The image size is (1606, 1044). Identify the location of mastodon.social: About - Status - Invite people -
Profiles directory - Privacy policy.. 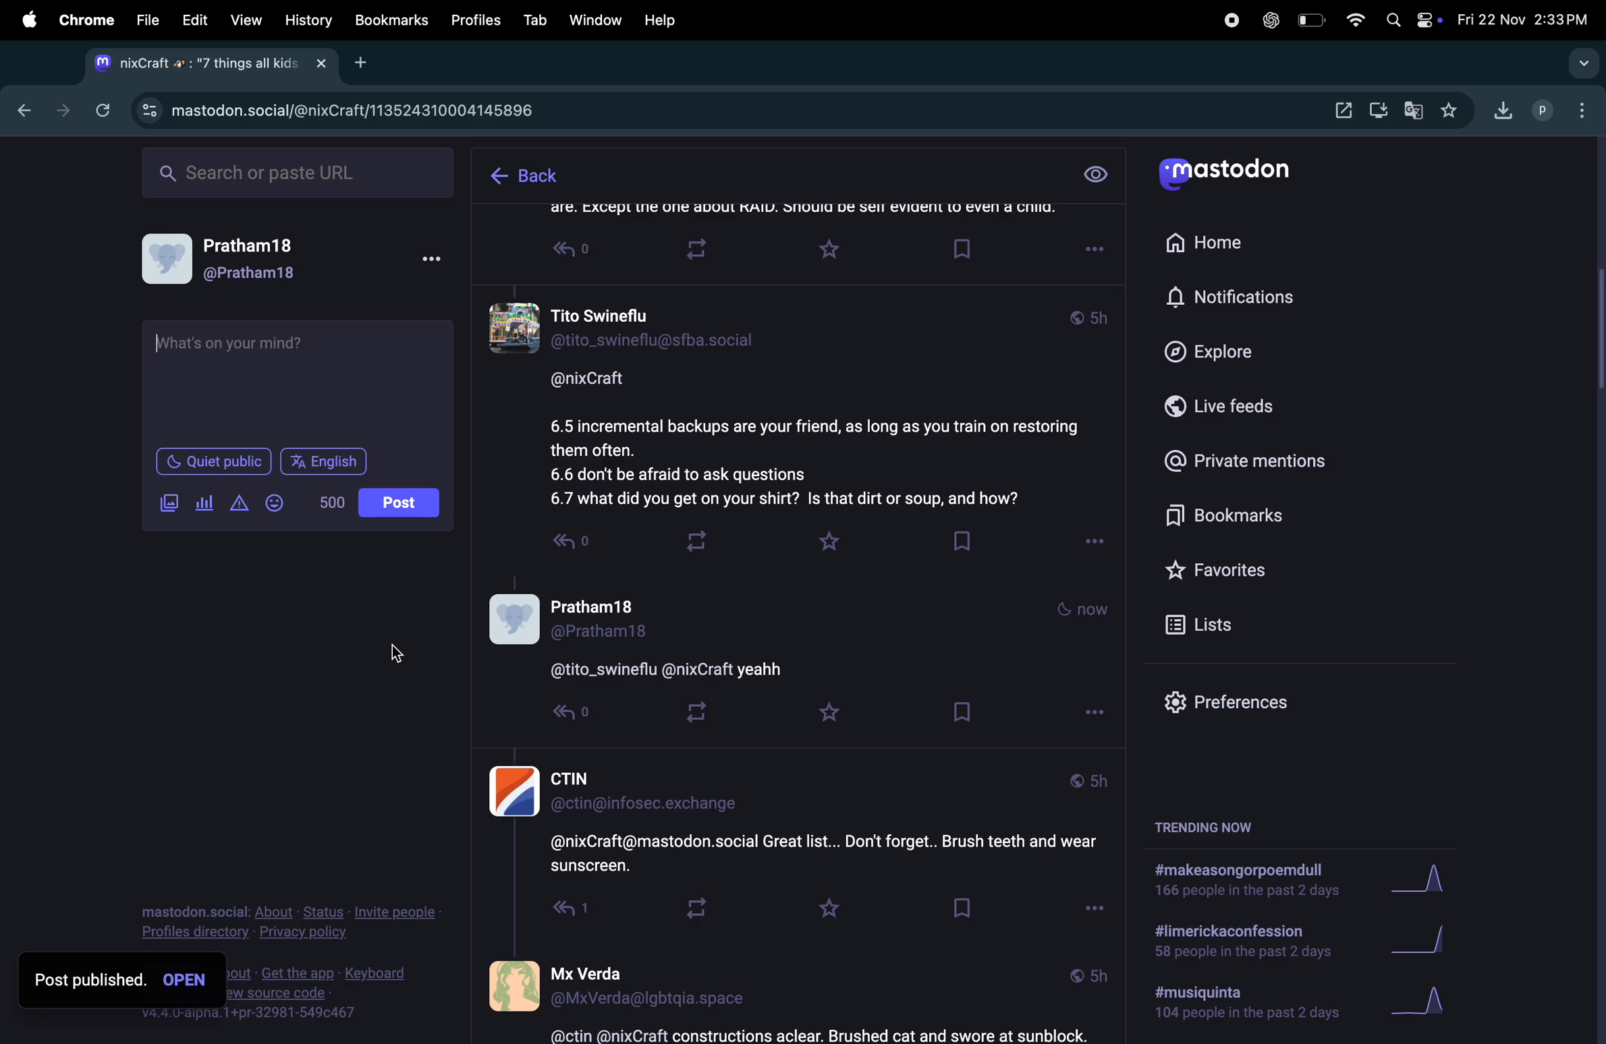
(289, 912).